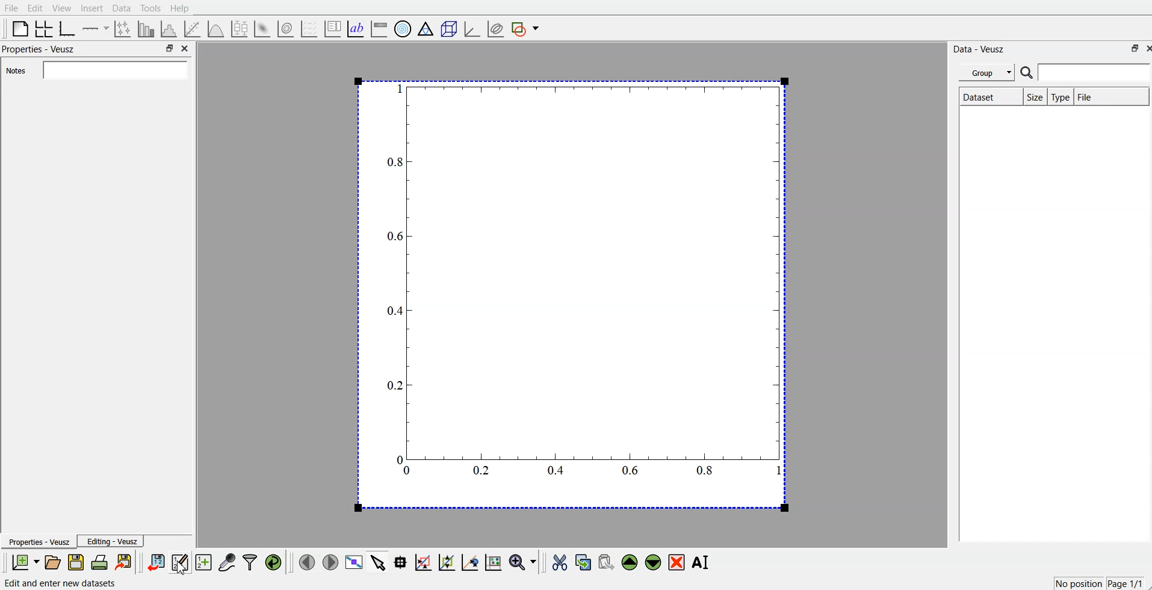 The image size is (1152, 590). I want to click on polar graph, so click(403, 28).